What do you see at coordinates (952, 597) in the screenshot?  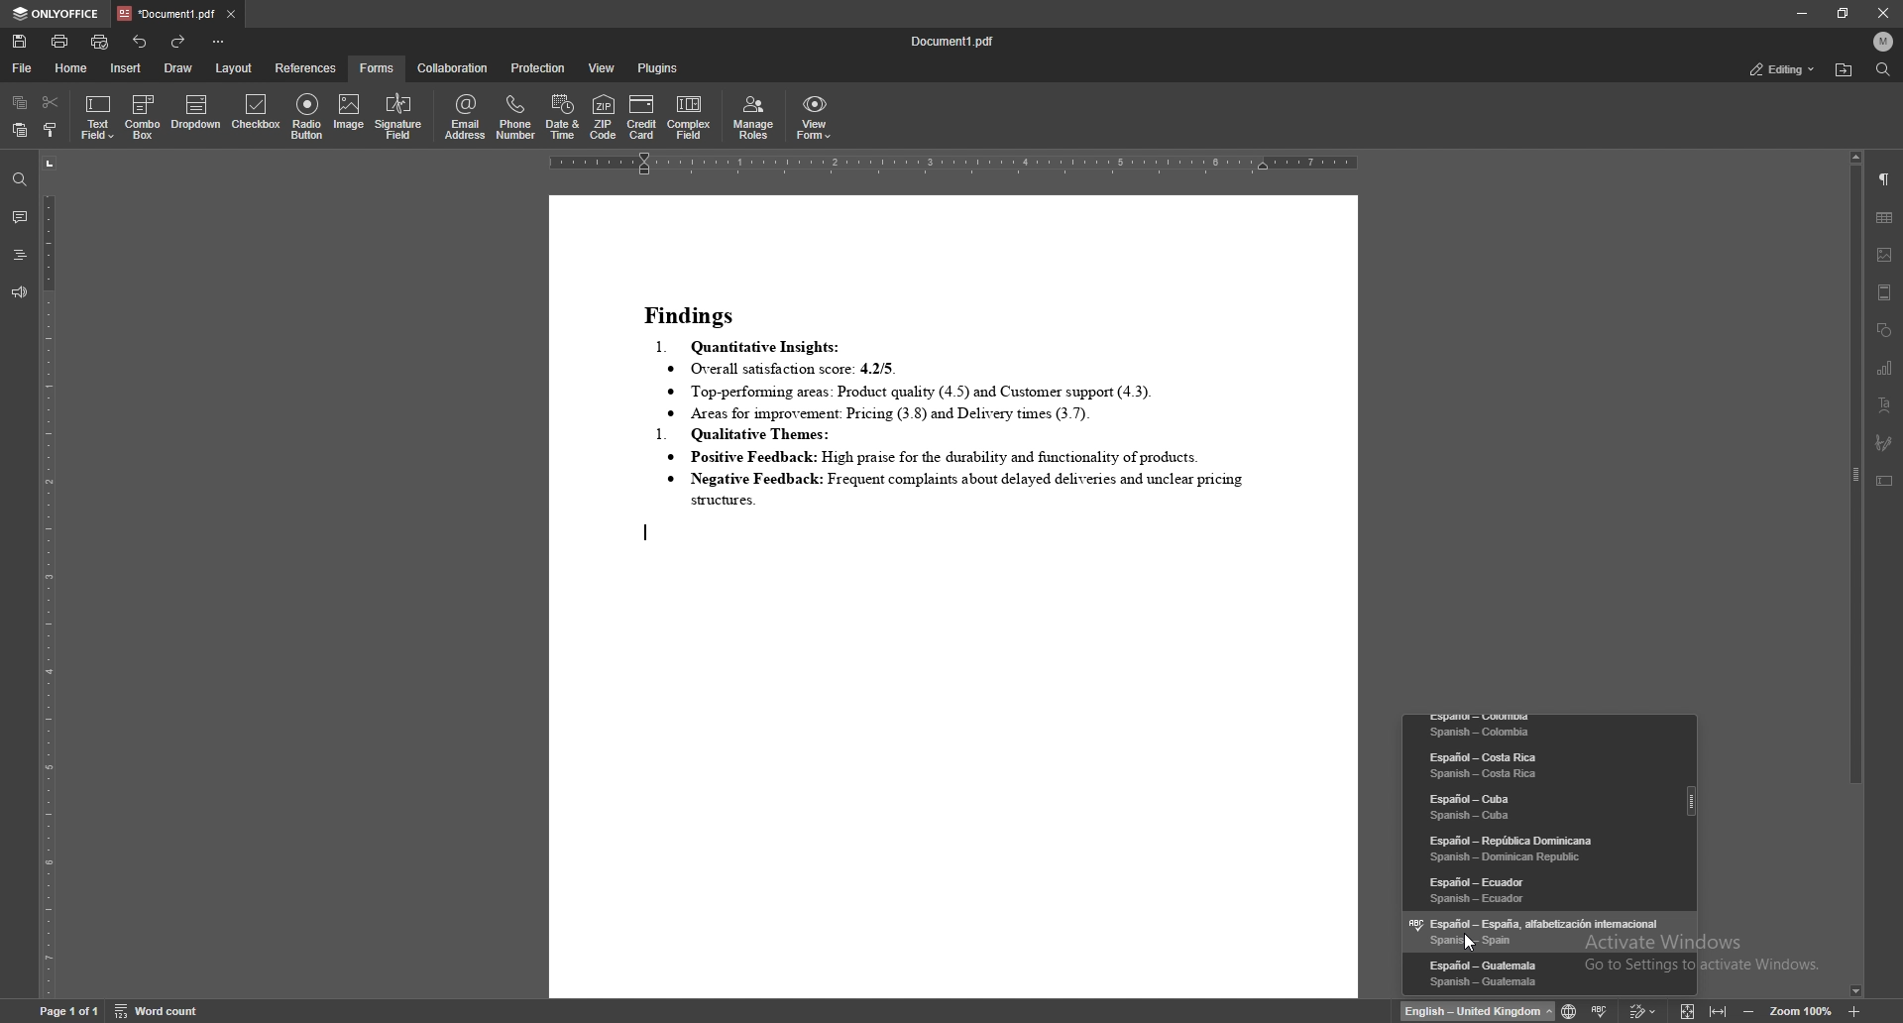 I see `document` at bounding box center [952, 597].